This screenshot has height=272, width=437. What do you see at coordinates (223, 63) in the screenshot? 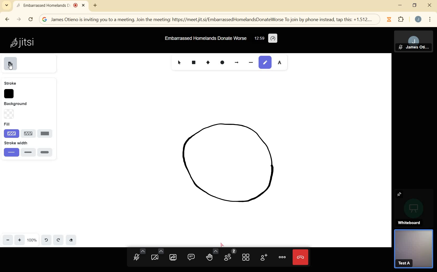
I see `circle` at bounding box center [223, 63].